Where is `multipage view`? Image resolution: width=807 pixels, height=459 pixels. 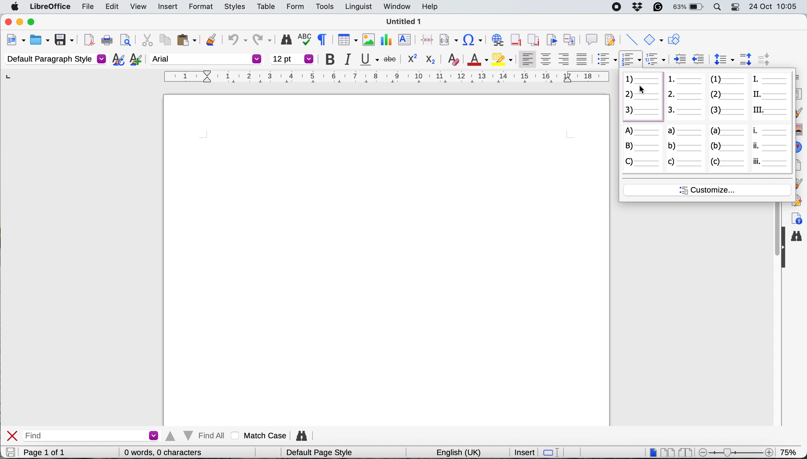 multipage view is located at coordinates (668, 452).